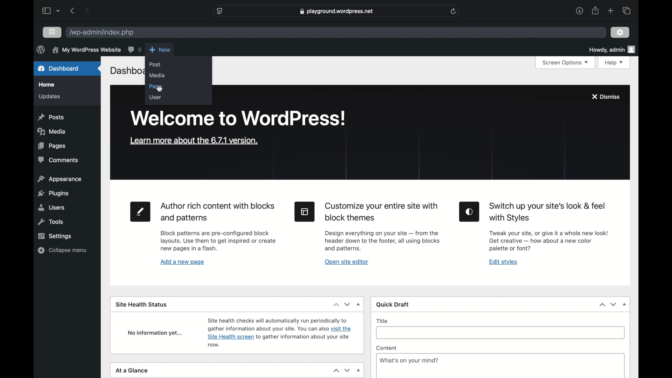 The height and width of the screenshot is (378, 672). Describe the element at coordinates (58, 68) in the screenshot. I see `dashboard` at that location.